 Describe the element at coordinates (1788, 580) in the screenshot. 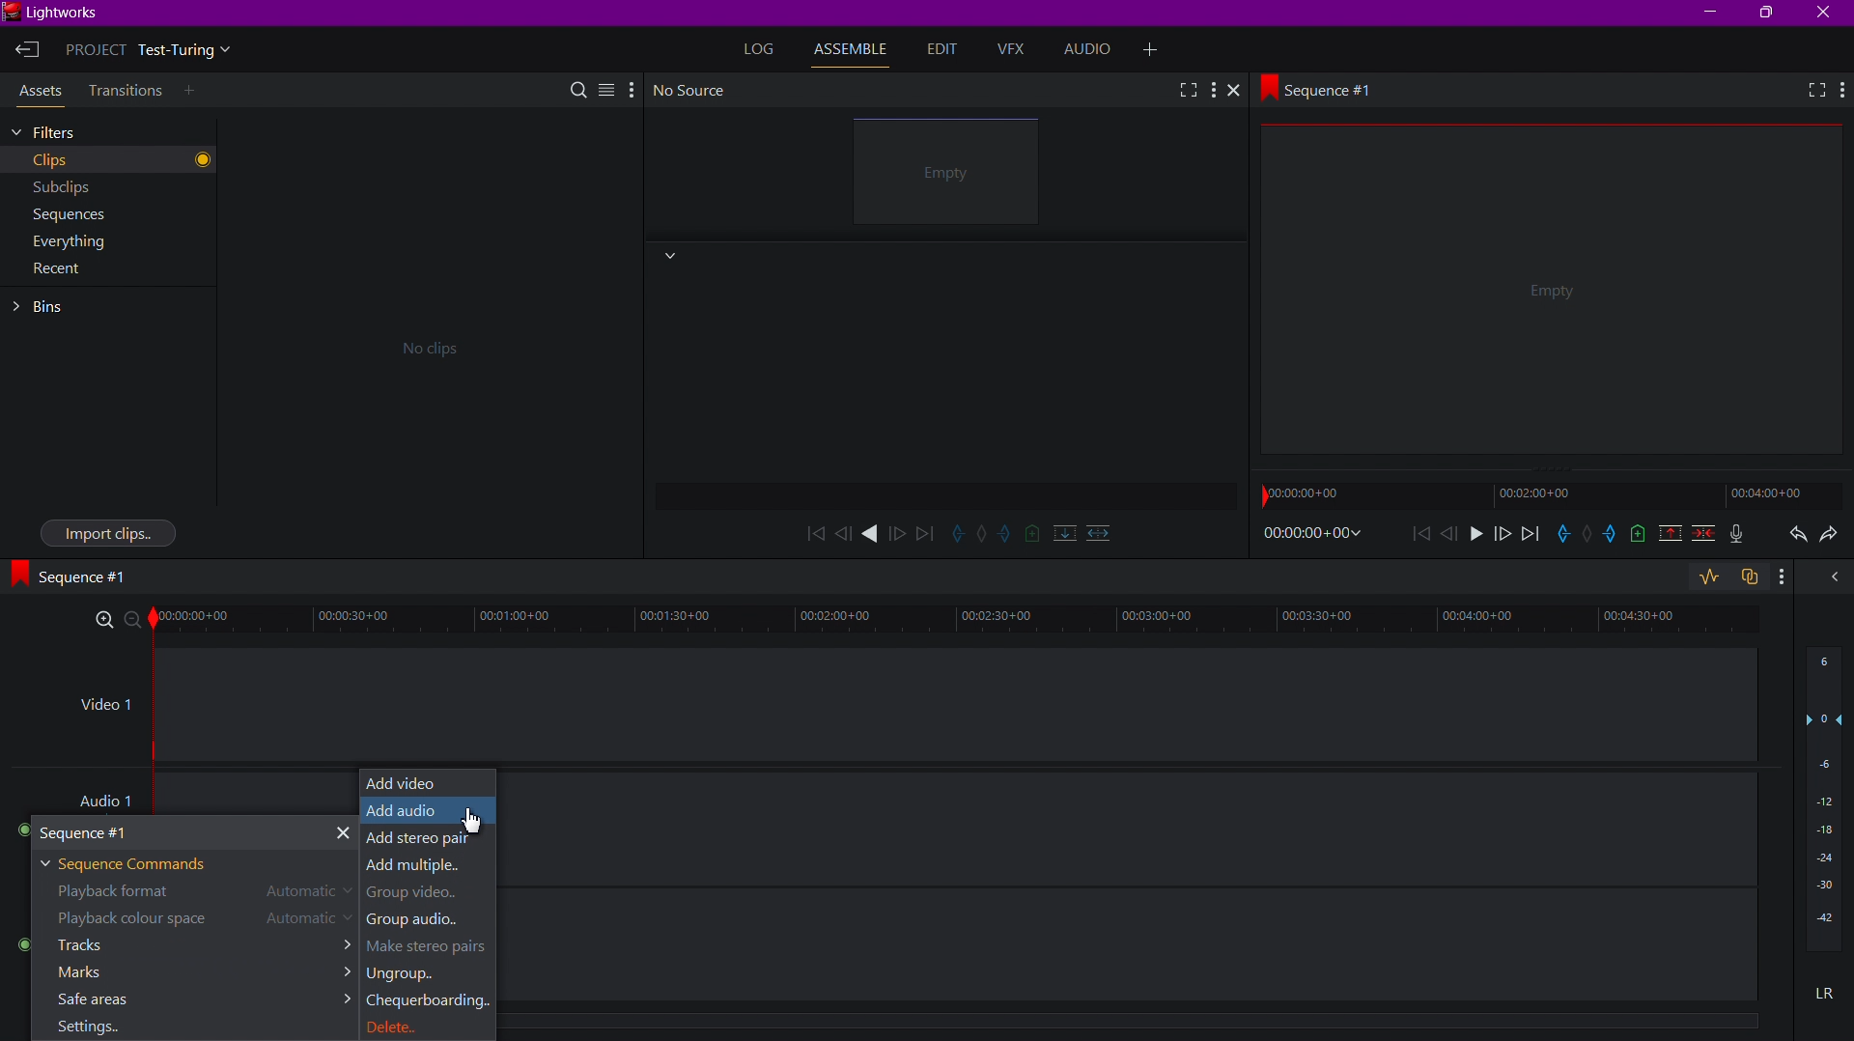

I see `More` at that location.